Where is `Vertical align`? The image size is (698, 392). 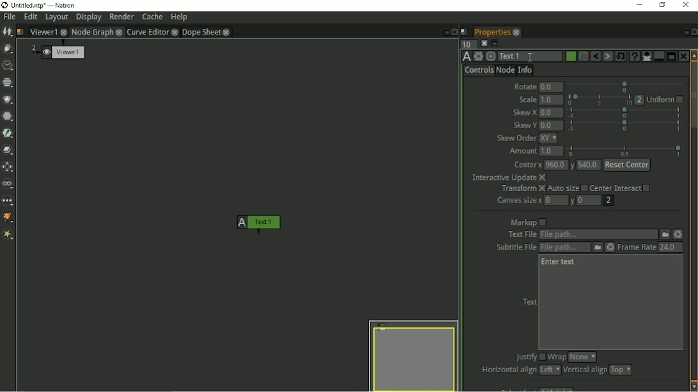 Vertical align is located at coordinates (584, 370).